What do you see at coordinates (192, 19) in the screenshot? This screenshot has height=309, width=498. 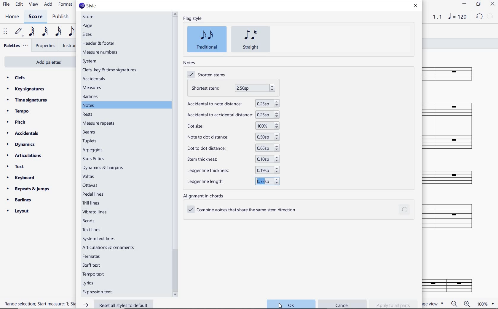 I see `flag style` at bounding box center [192, 19].